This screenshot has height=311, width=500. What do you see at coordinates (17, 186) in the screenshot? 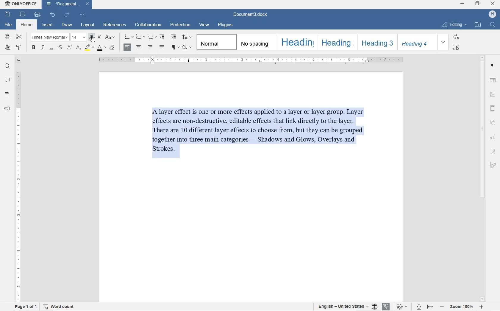
I see `ruler` at bounding box center [17, 186].